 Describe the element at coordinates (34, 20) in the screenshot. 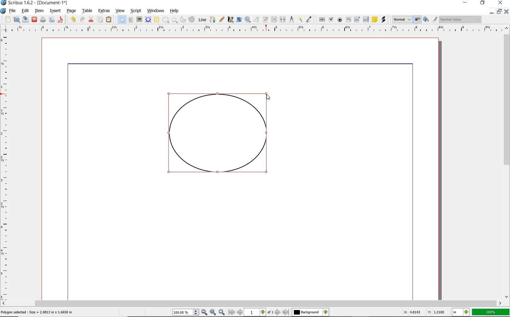

I see `CLOSE` at that location.